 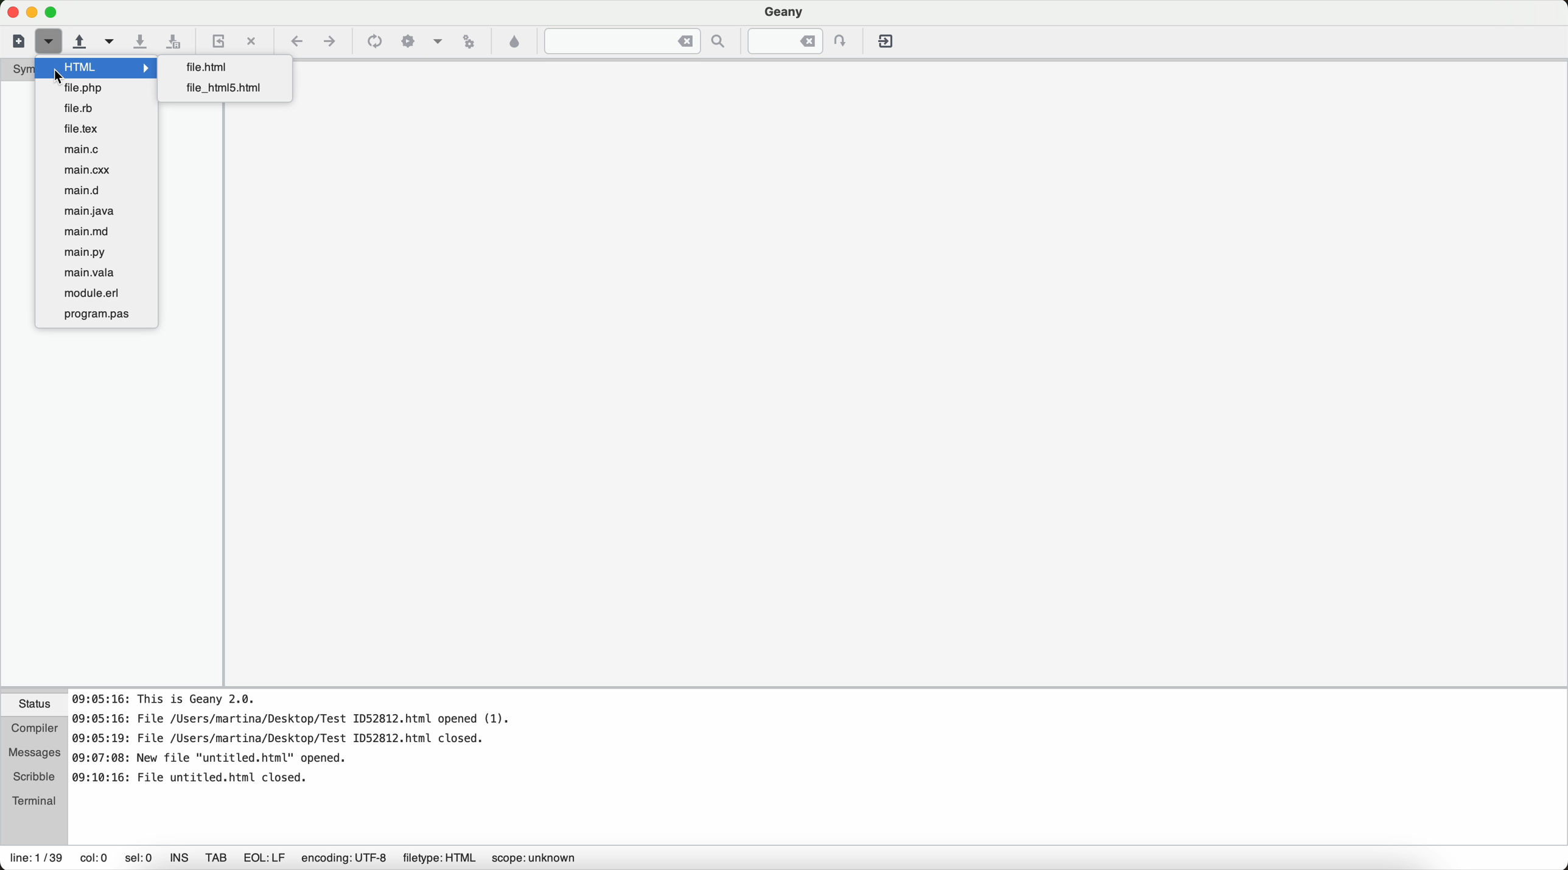 I want to click on file.html, so click(x=226, y=66).